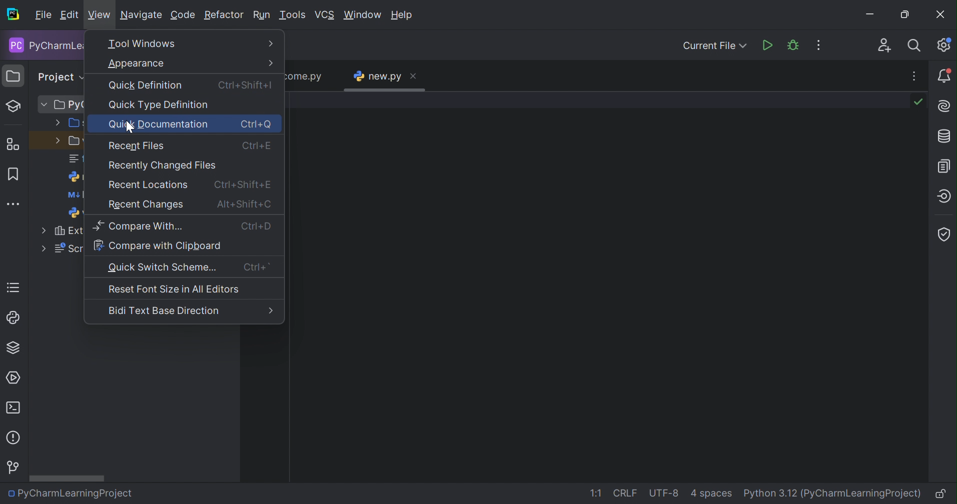 The width and height of the screenshot is (957, 504). Describe the element at coordinates (191, 43) in the screenshot. I see `Tool Windows` at that location.